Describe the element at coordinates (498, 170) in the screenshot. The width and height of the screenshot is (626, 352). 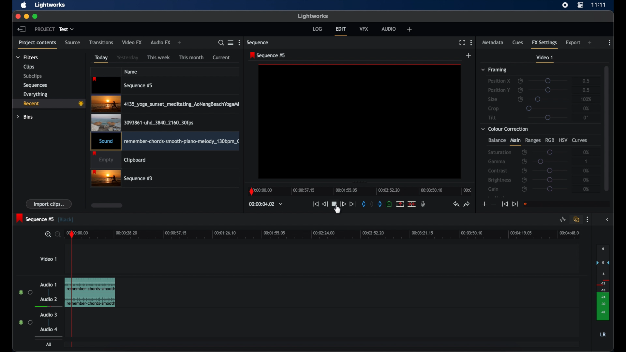
I see `contrast` at that location.